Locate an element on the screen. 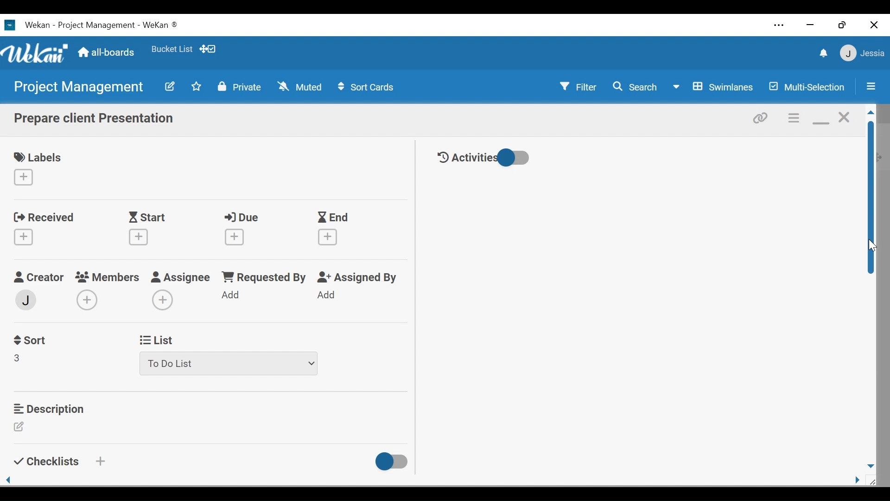 The width and height of the screenshot is (890, 501). page side is located at coordinates (852, 479).